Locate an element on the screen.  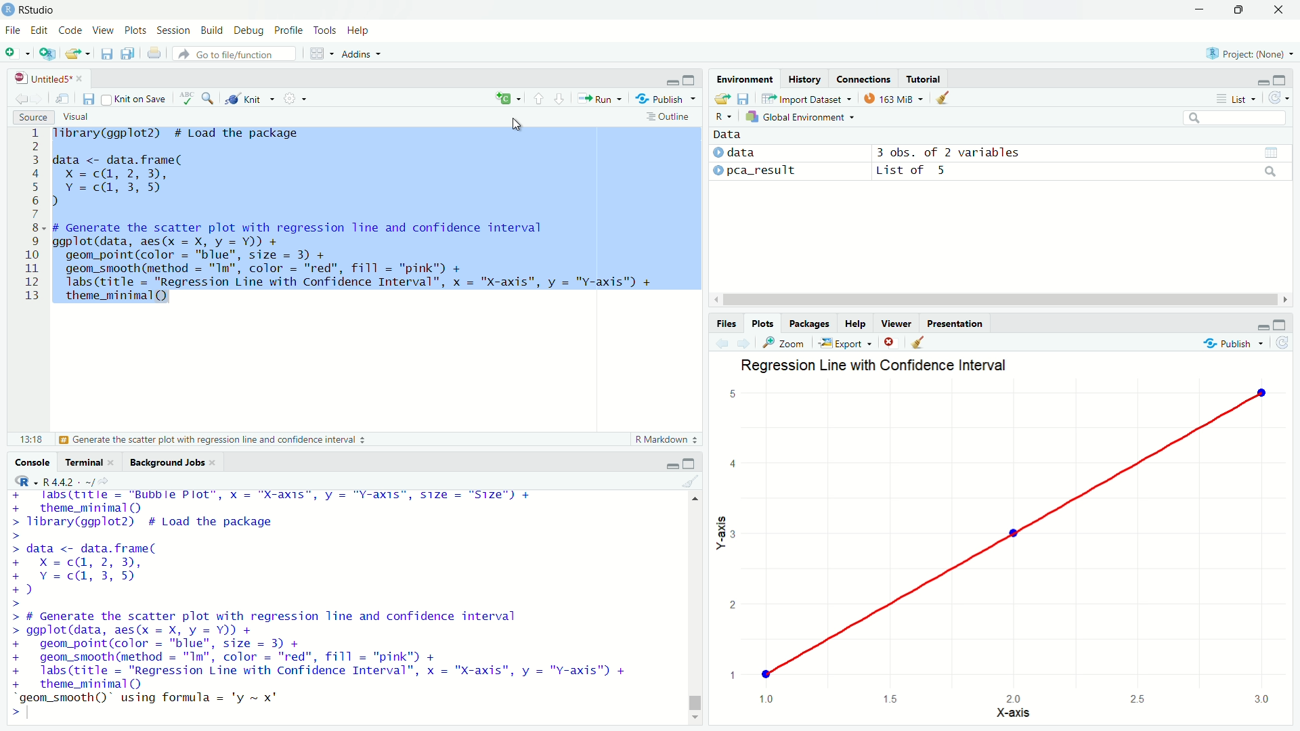
Debug is located at coordinates (248, 30).